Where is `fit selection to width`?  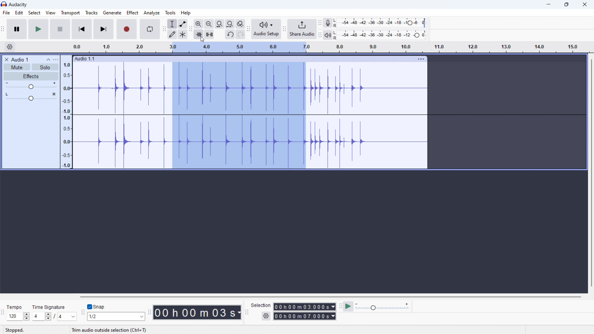 fit selection to width is located at coordinates (219, 24).